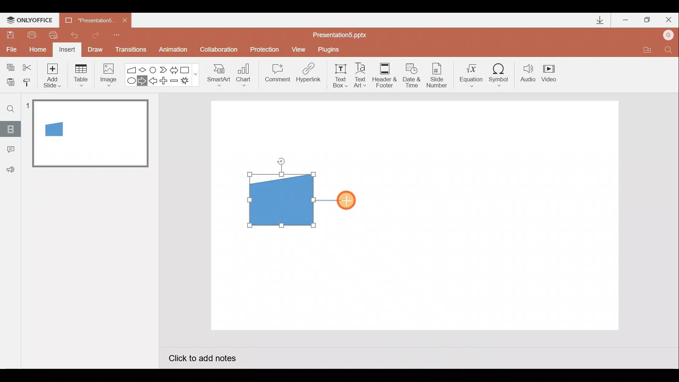 This screenshot has width=679, height=382. Describe the element at coordinates (384, 75) in the screenshot. I see `Header & footer` at that location.